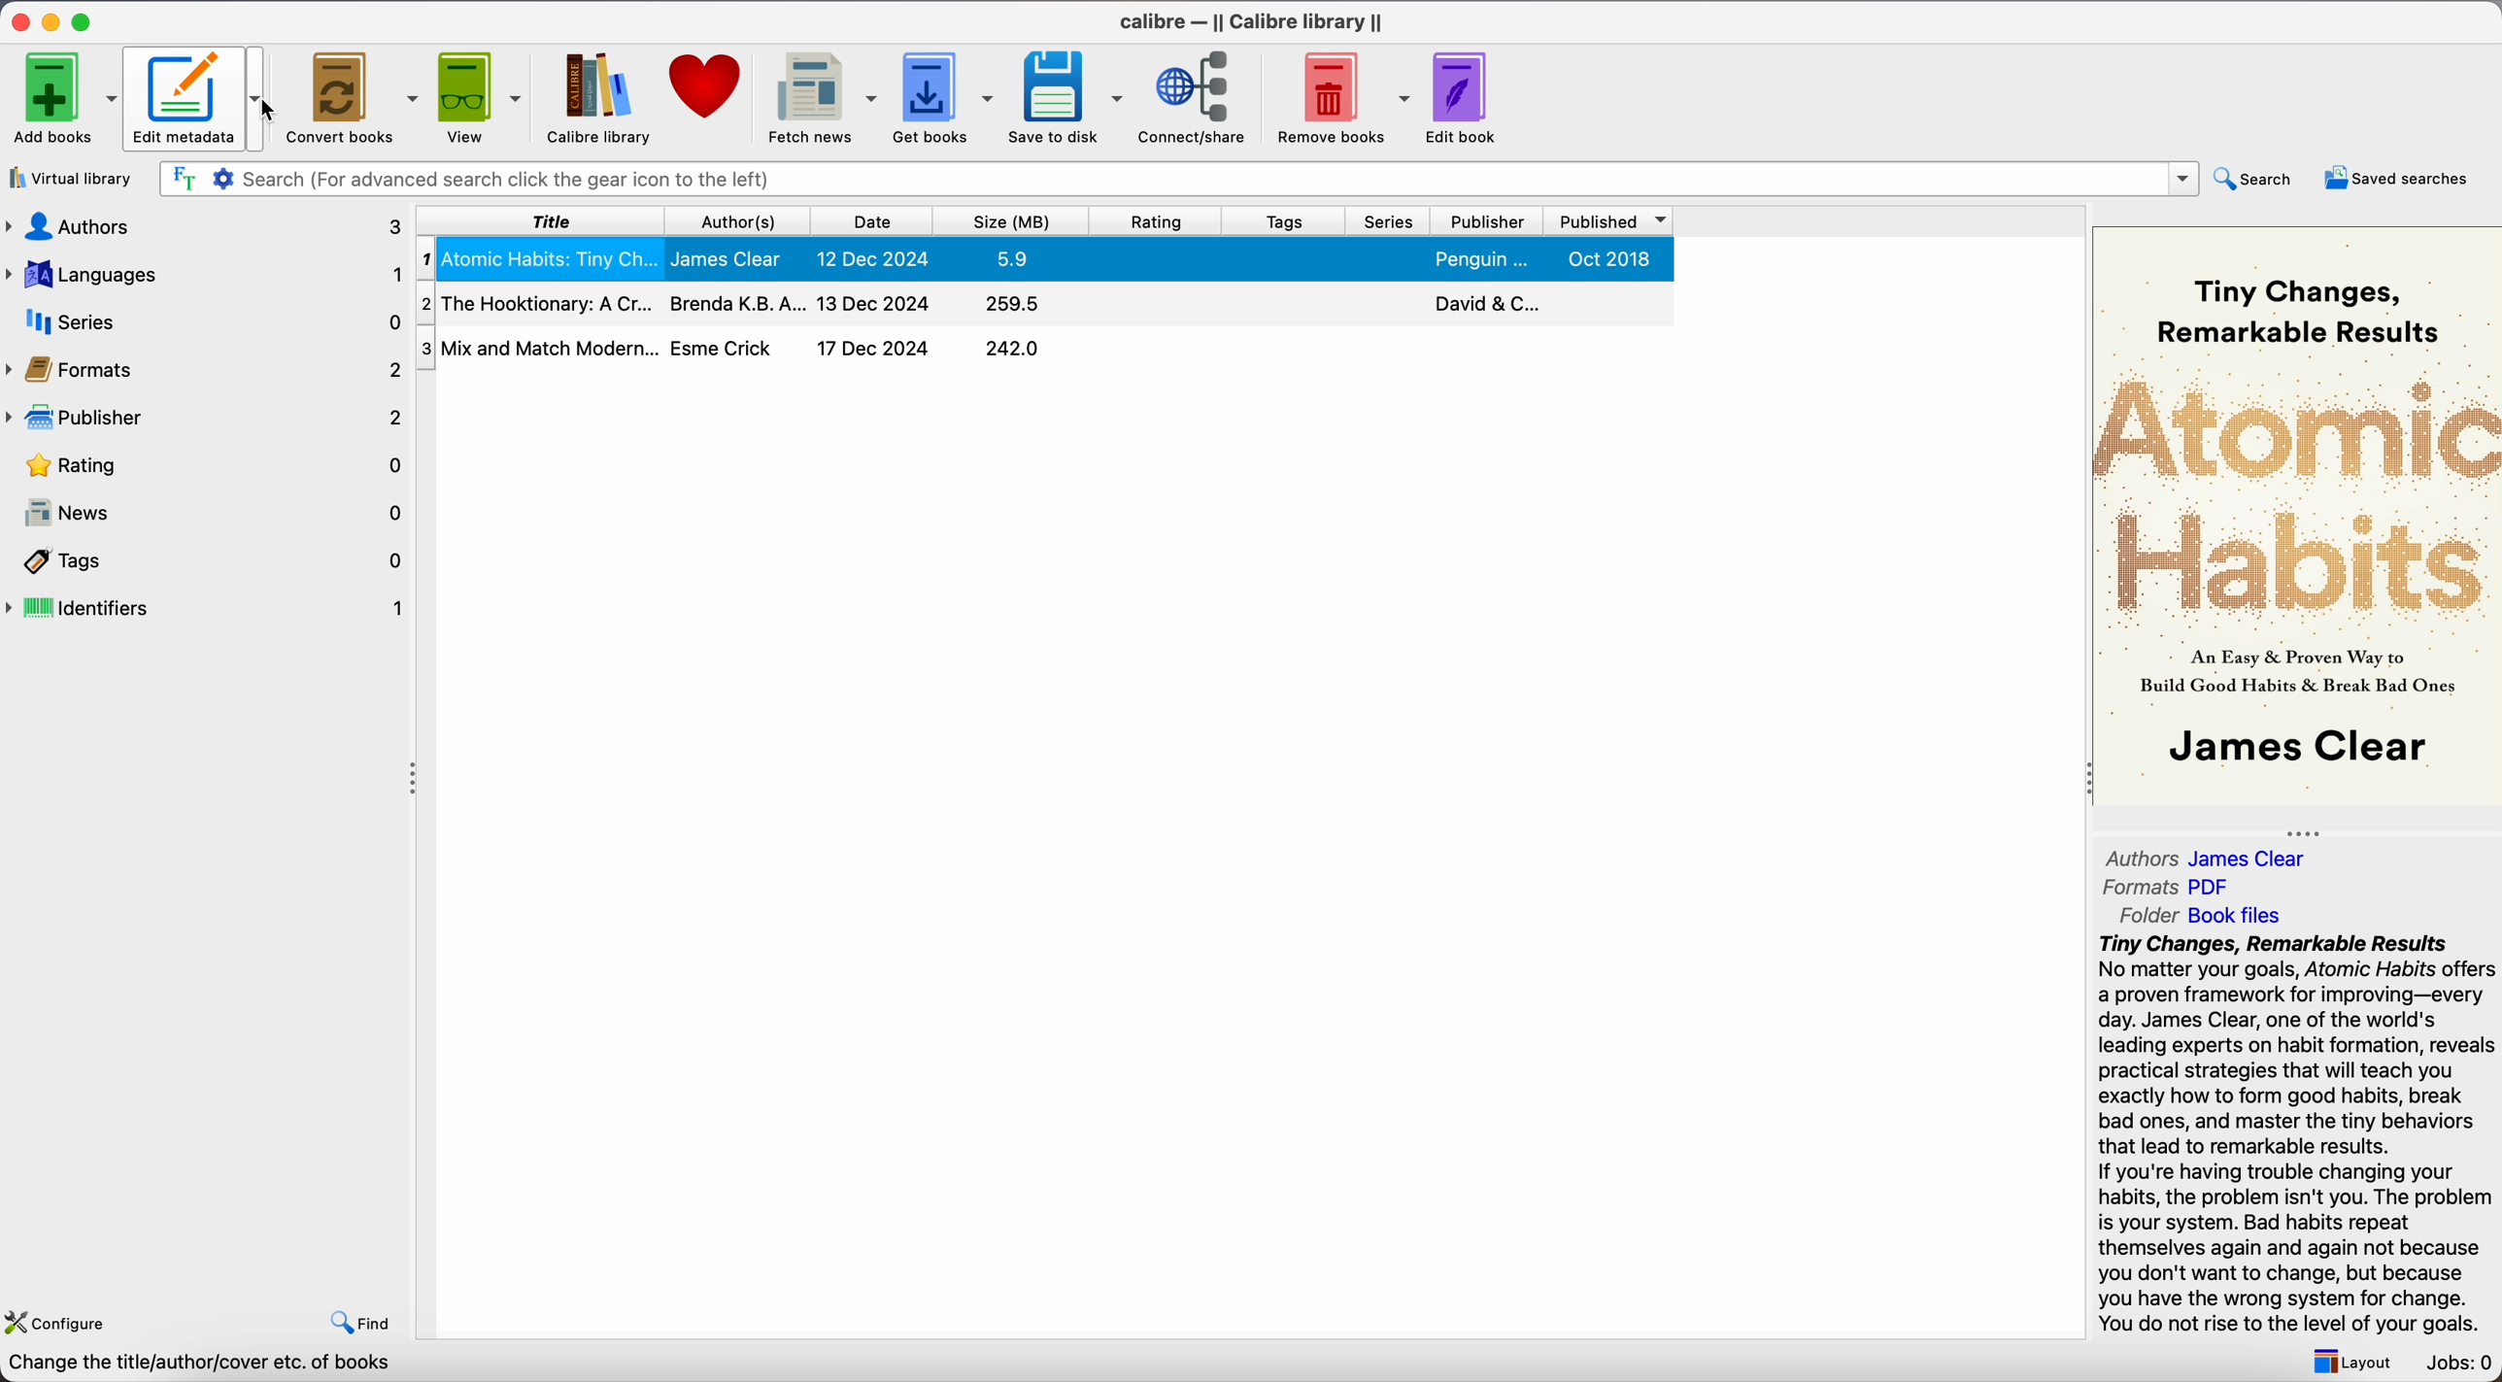 This screenshot has width=2502, height=1382. I want to click on tags, so click(1284, 220).